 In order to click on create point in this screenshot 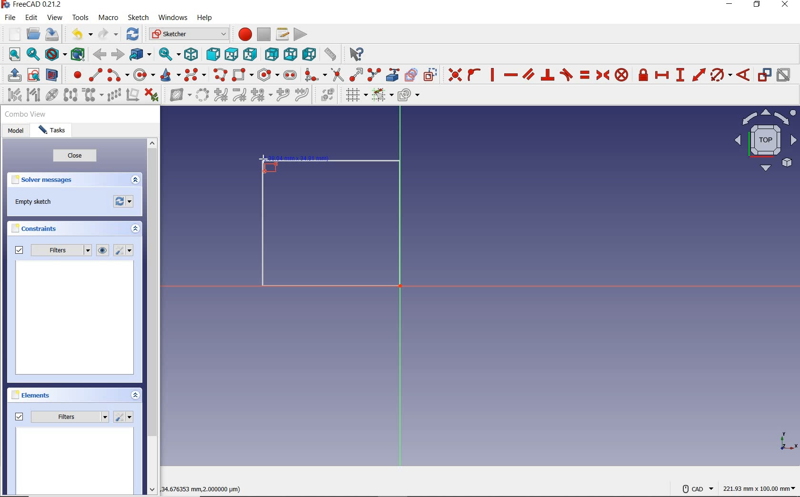, I will do `click(76, 75)`.